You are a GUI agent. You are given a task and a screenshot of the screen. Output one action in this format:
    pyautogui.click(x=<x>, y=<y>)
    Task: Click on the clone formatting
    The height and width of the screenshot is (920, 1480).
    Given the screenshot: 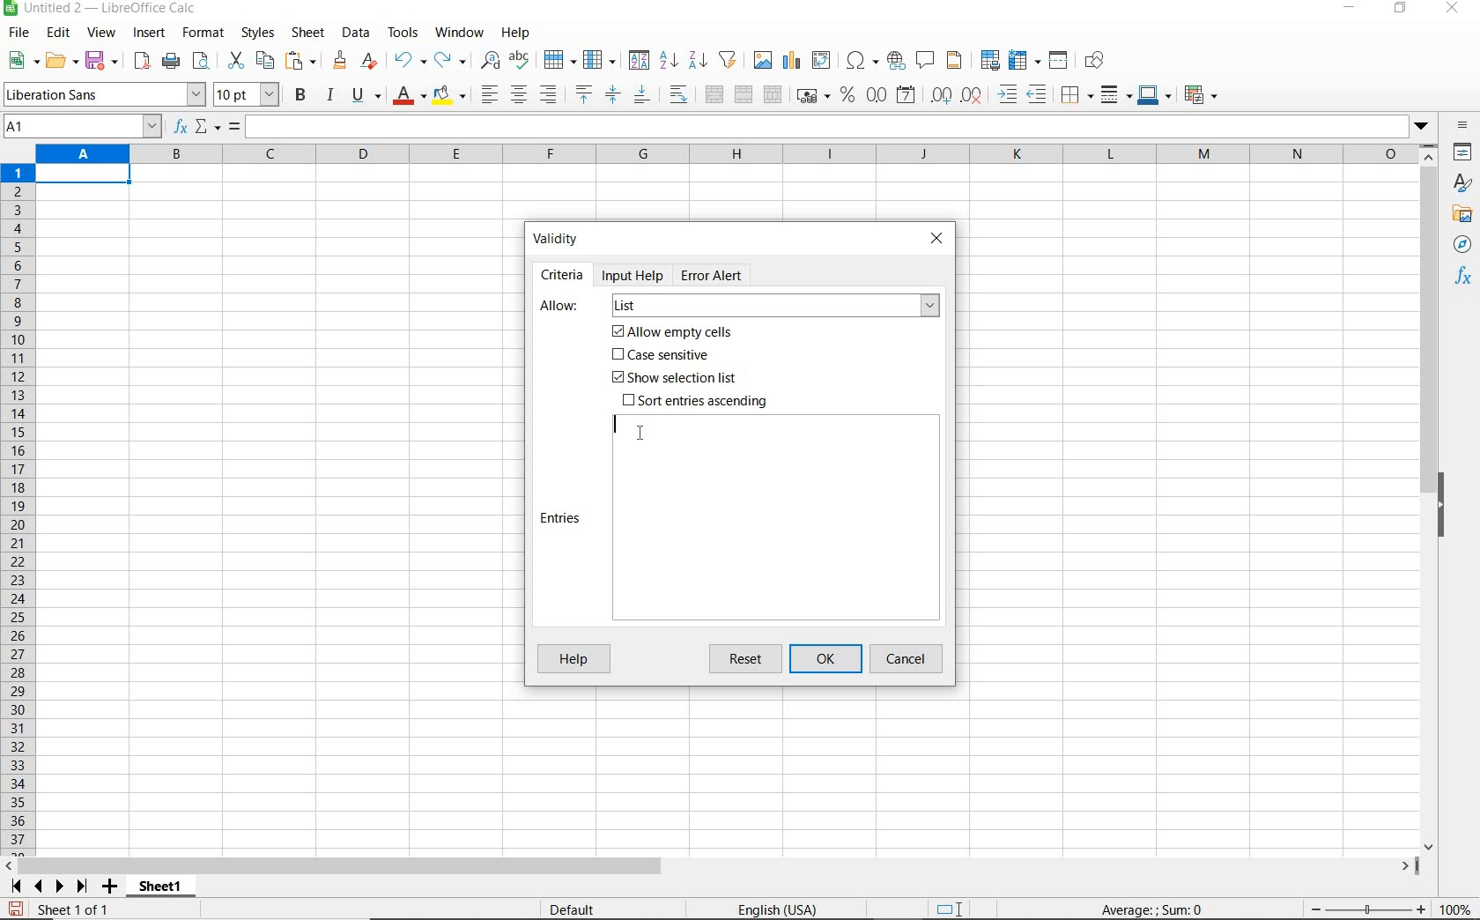 What is the action you would take?
    pyautogui.click(x=341, y=61)
    